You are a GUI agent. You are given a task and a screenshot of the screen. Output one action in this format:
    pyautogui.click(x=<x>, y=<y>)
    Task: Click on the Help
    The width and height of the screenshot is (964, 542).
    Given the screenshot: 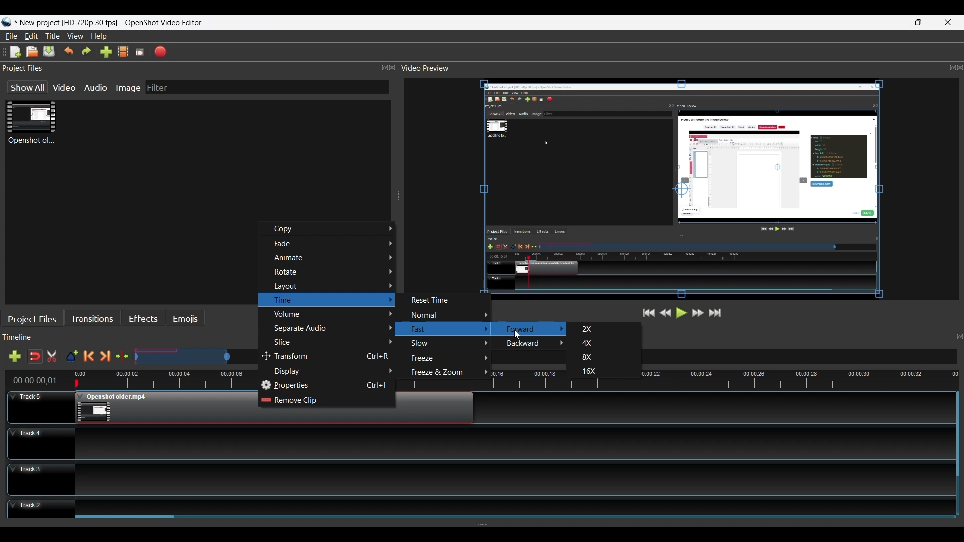 What is the action you would take?
    pyautogui.click(x=99, y=37)
    